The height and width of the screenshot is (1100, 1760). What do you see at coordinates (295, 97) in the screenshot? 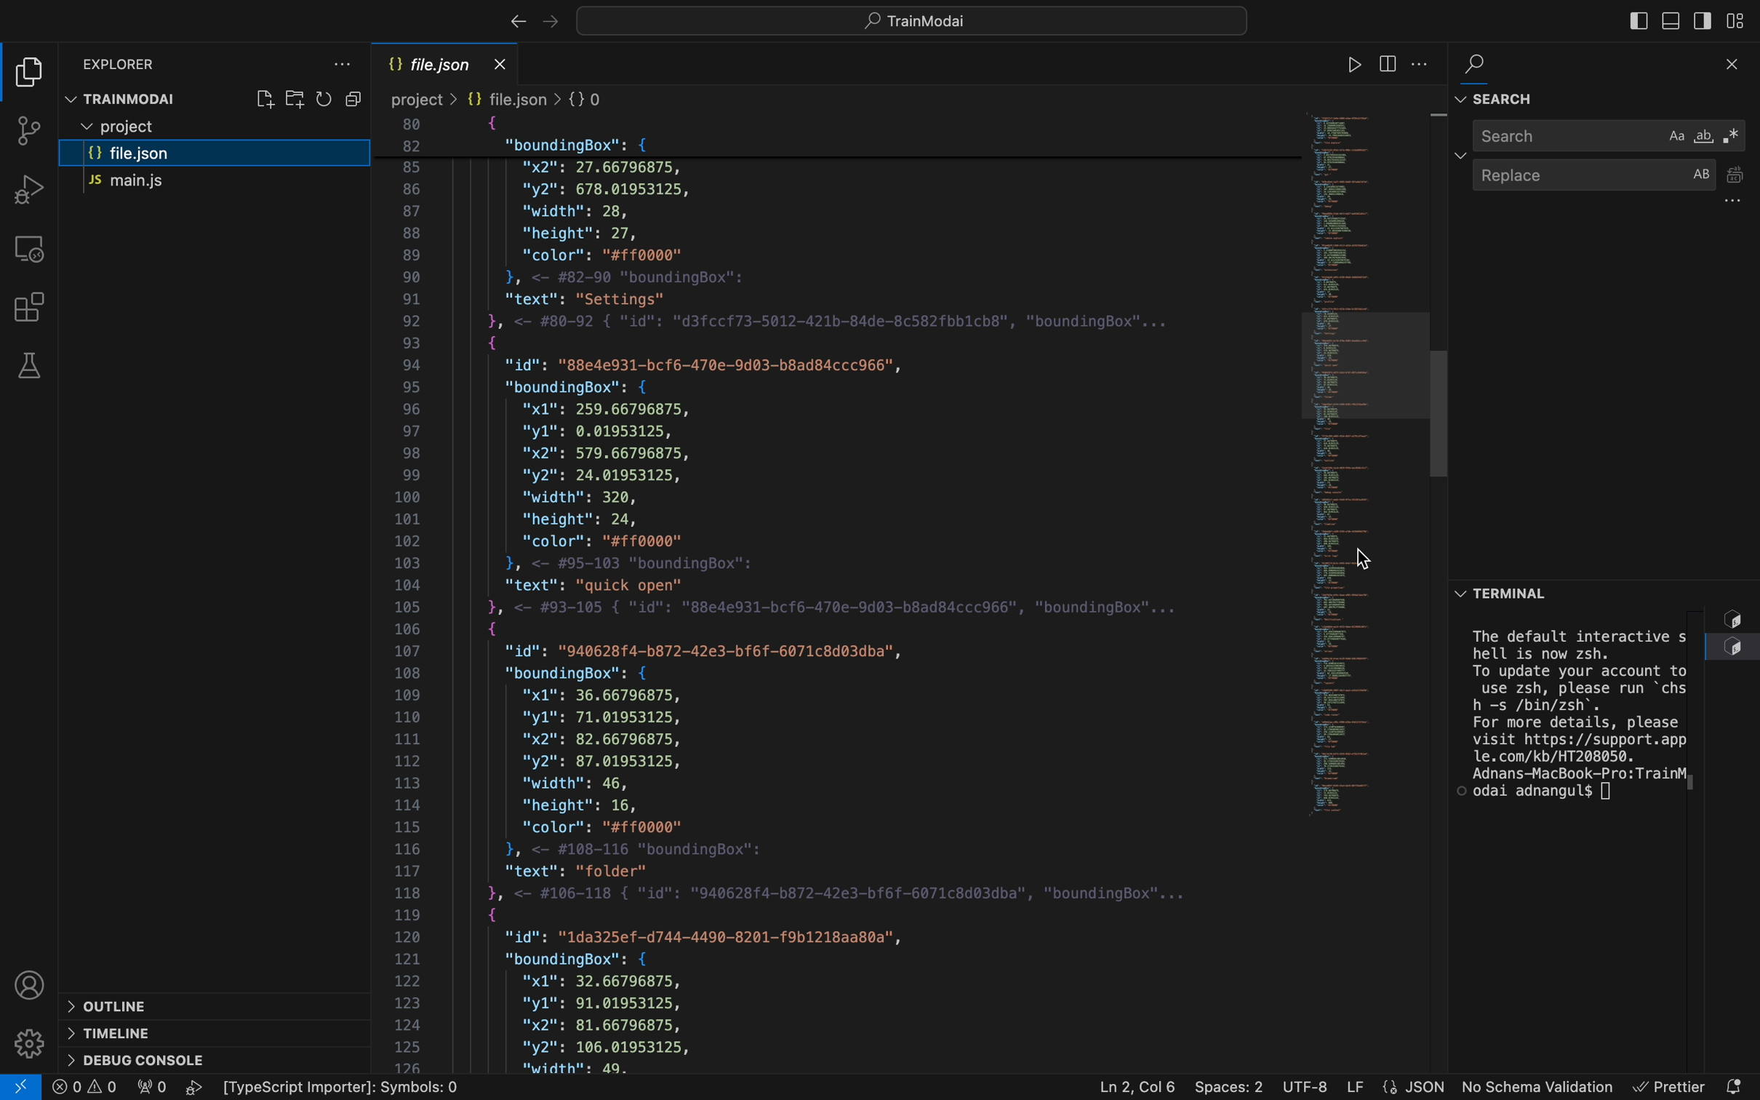
I see `create folder` at bounding box center [295, 97].